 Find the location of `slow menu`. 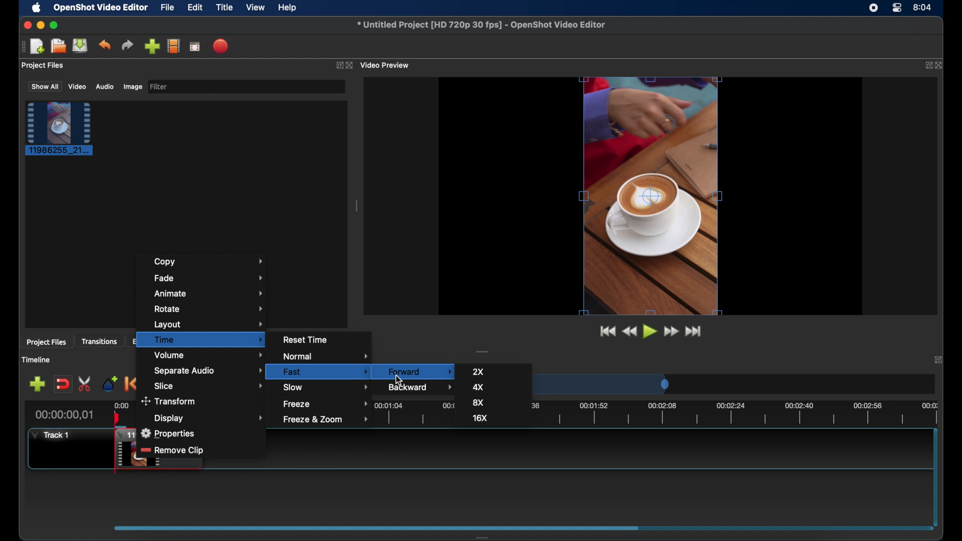

slow menu is located at coordinates (326, 387).